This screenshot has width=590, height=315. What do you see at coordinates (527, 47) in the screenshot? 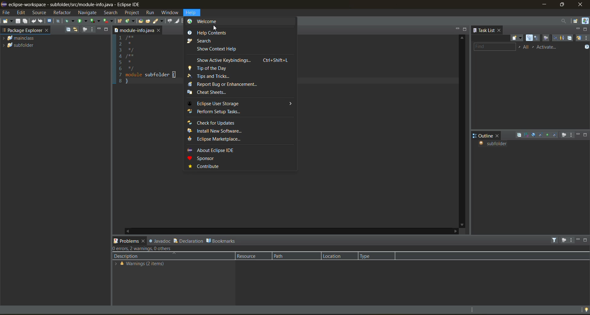
I see `edit task working sets` at bounding box center [527, 47].